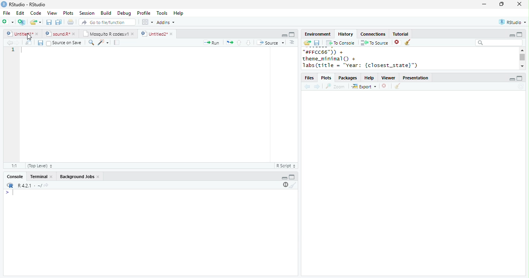 Image resolution: width=529 pixels, height=278 pixels. I want to click on open folder, so click(307, 43).